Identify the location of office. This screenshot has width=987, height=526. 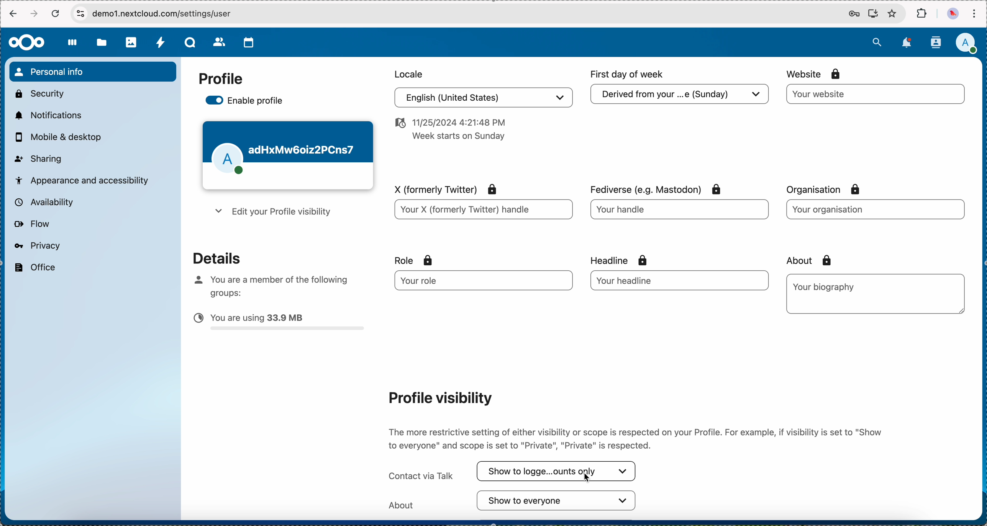
(34, 268).